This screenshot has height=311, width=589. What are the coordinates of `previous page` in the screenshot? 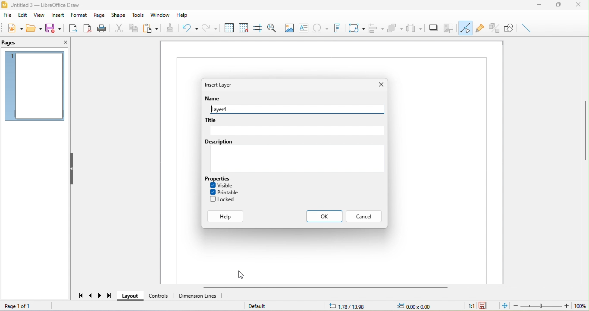 It's located at (91, 296).